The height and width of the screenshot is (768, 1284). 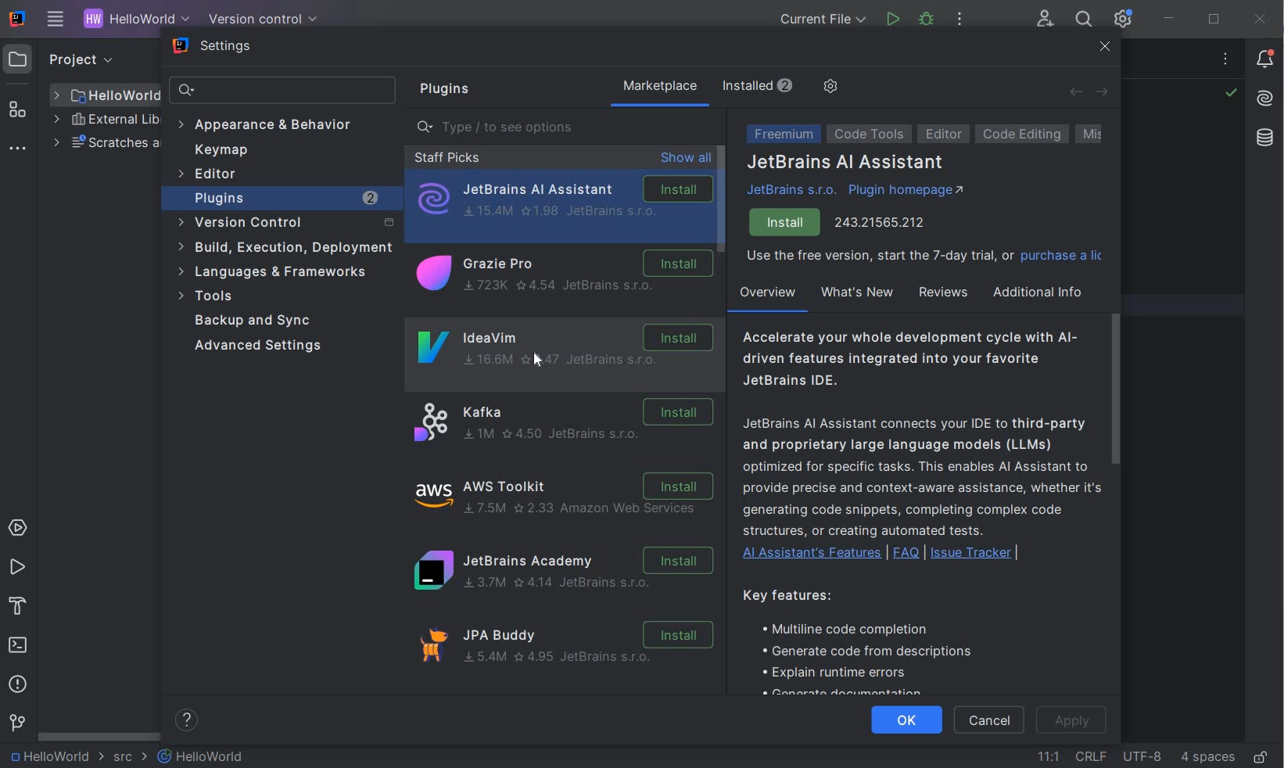 What do you see at coordinates (274, 275) in the screenshot?
I see `language & frameworks` at bounding box center [274, 275].